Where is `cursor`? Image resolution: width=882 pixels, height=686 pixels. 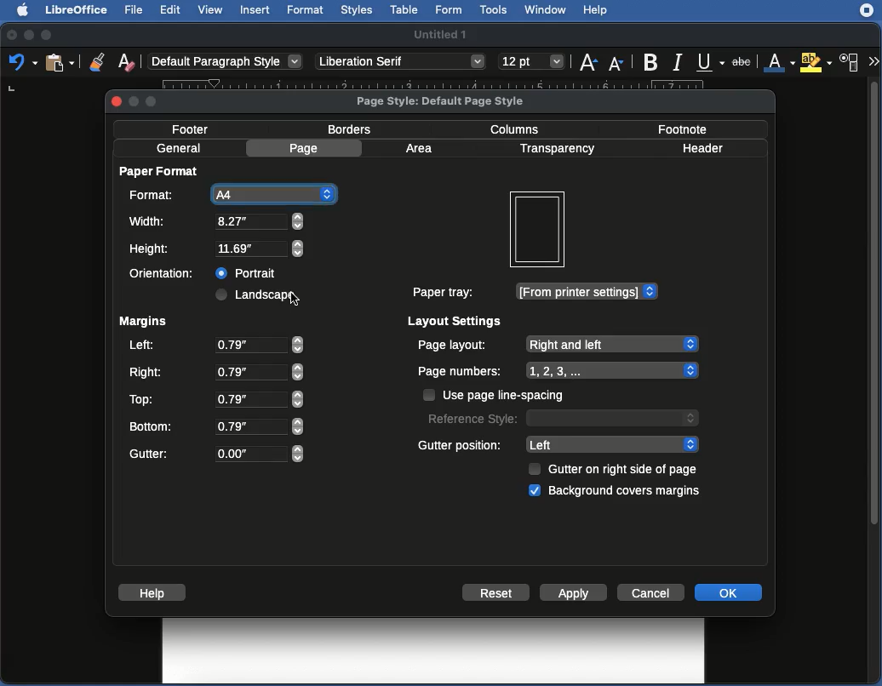
cursor is located at coordinates (295, 299).